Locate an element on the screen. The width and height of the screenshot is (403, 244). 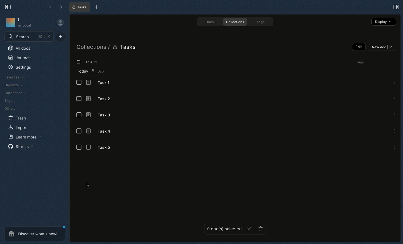
Options is located at coordinates (394, 114).